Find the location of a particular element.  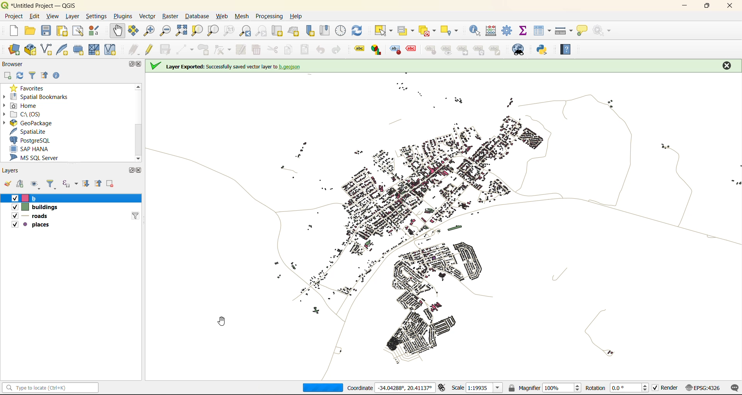

open is located at coordinates (29, 31).